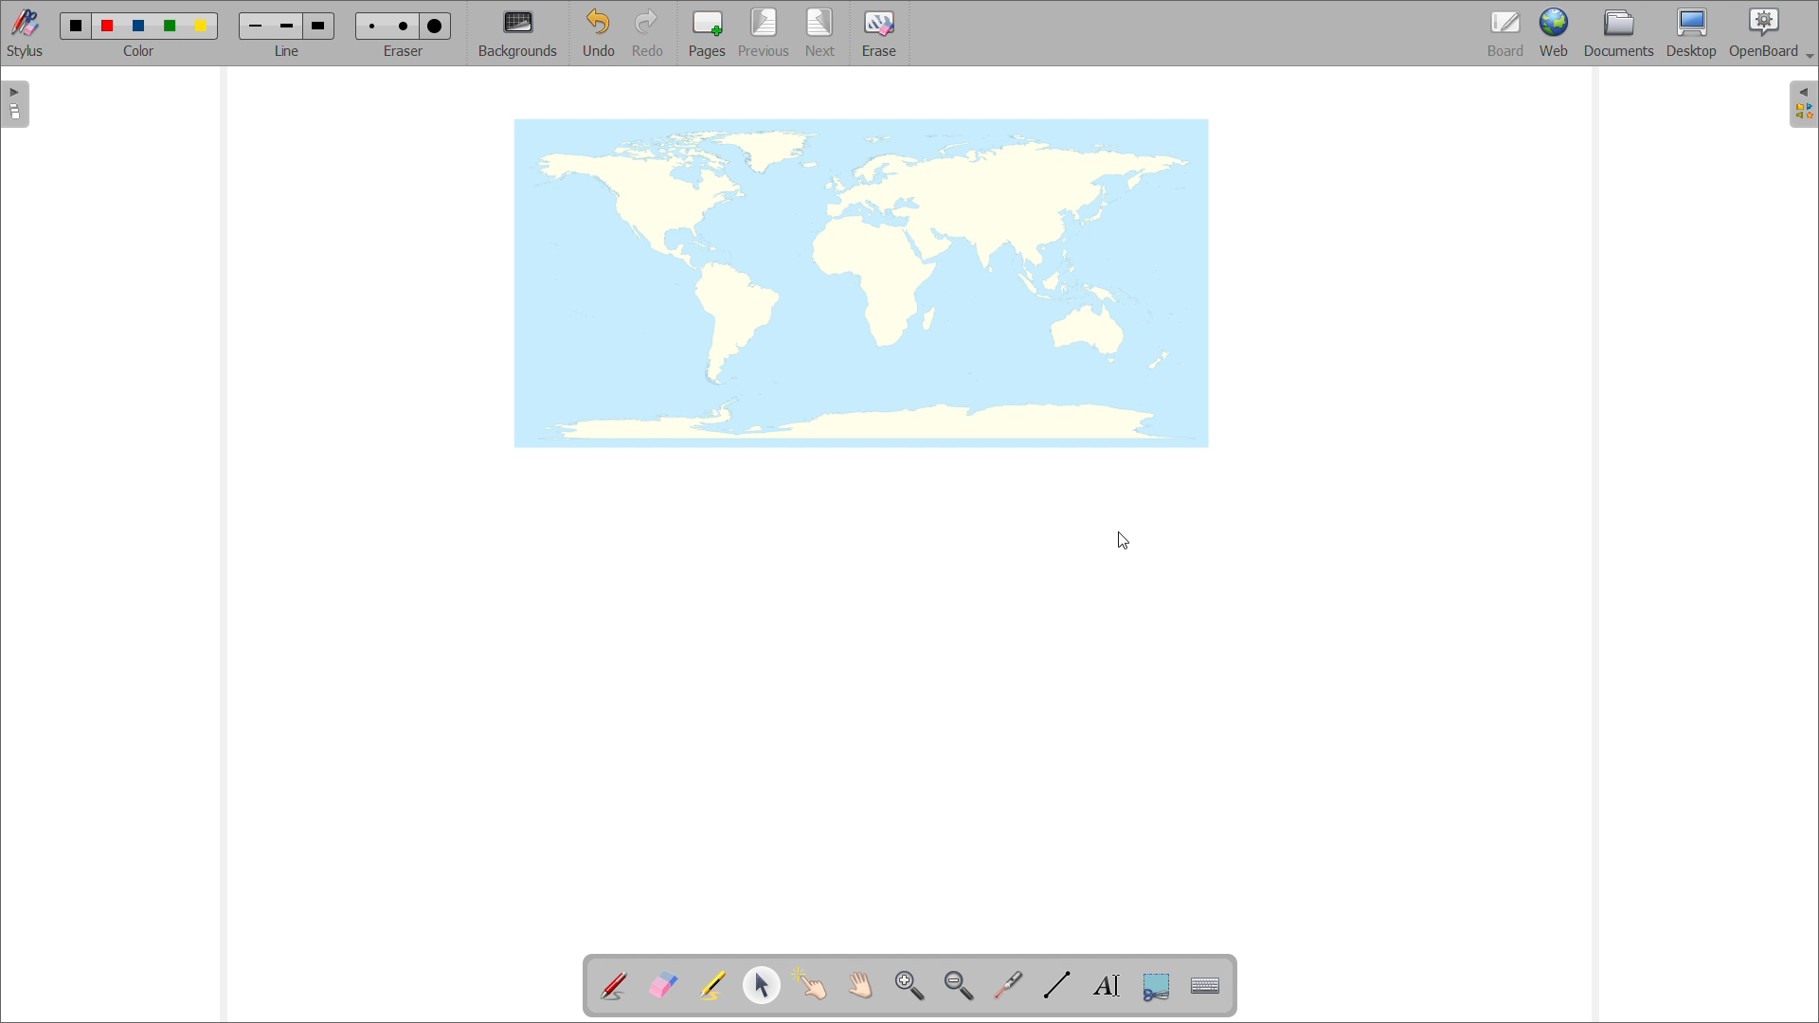  Describe the element at coordinates (77, 26) in the screenshot. I see `black` at that location.